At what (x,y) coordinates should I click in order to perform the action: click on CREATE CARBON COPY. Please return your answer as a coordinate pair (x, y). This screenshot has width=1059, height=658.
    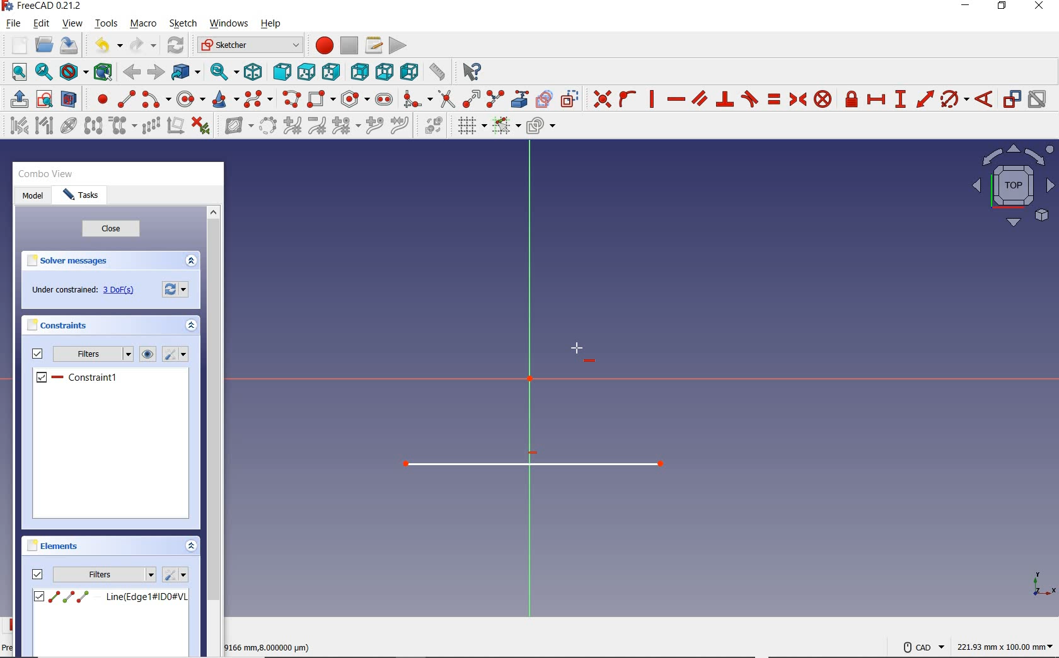
    Looking at the image, I should click on (544, 98).